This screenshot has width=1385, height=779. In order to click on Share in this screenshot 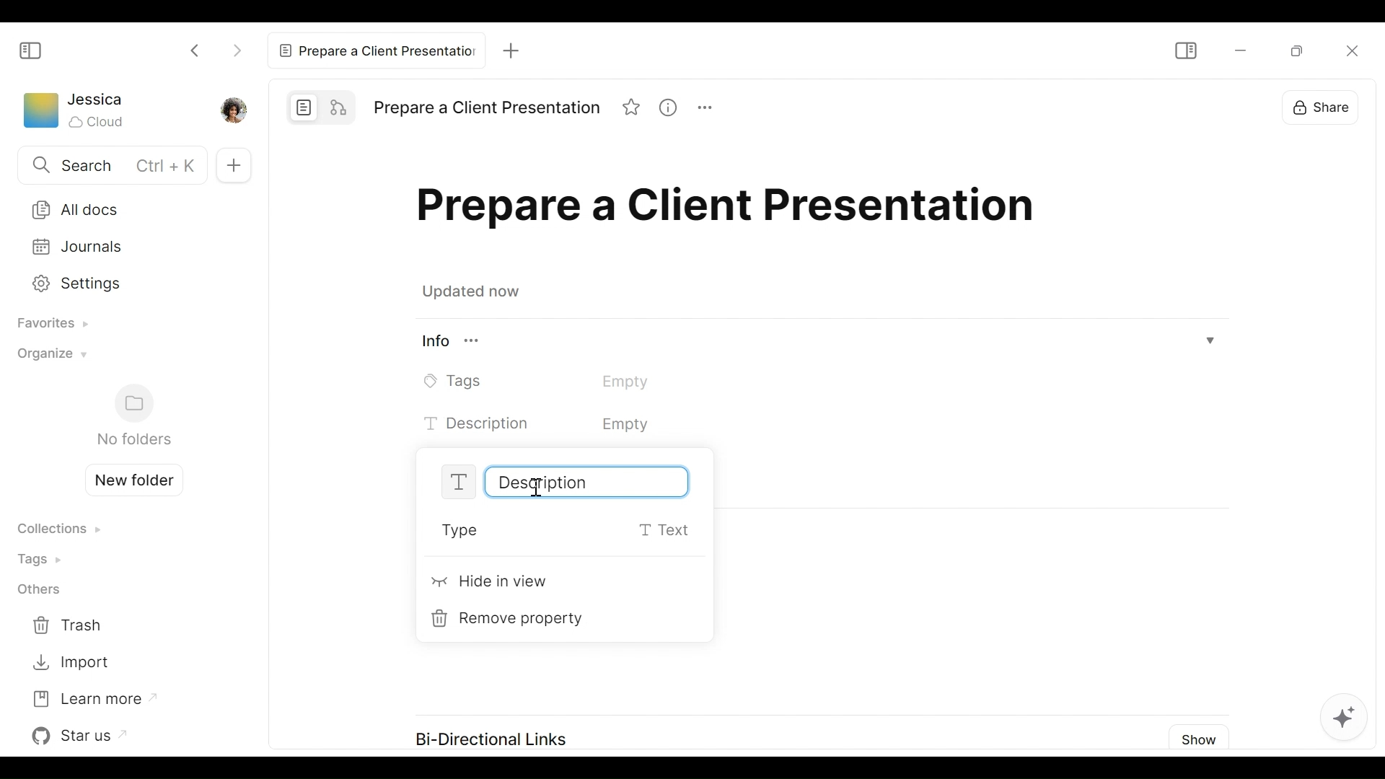, I will do `click(1332, 107)`.